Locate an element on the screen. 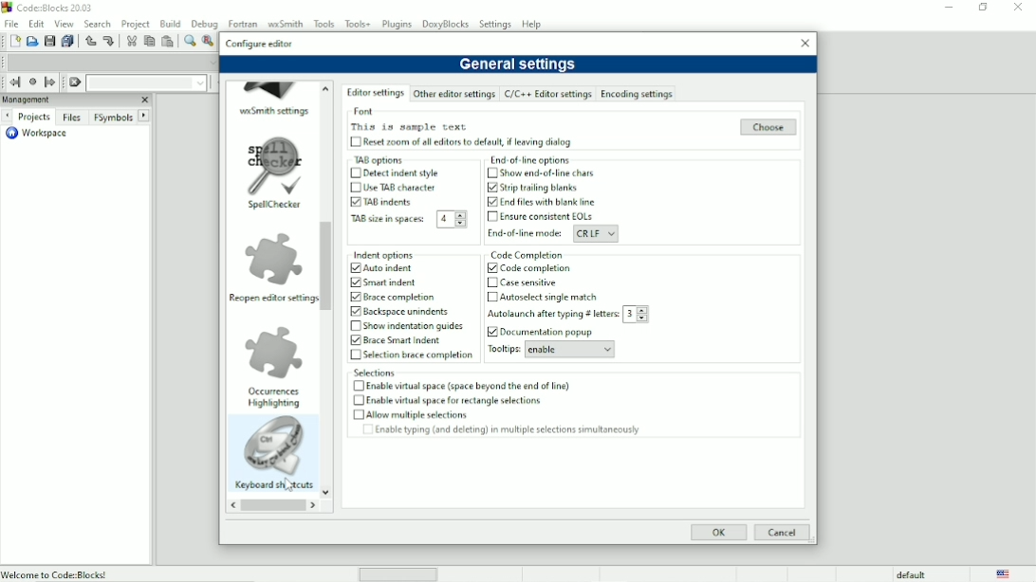  Project is located at coordinates (135, 23).